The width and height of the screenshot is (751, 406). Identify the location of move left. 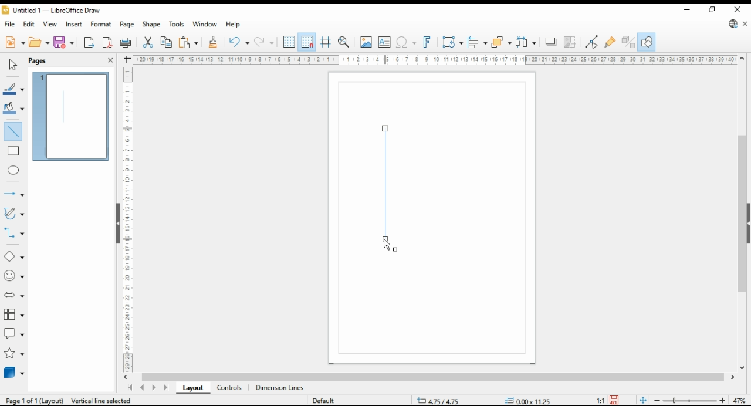
(127, 377).